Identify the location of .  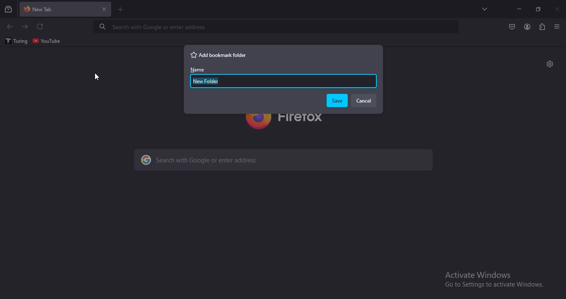
(512, 27).